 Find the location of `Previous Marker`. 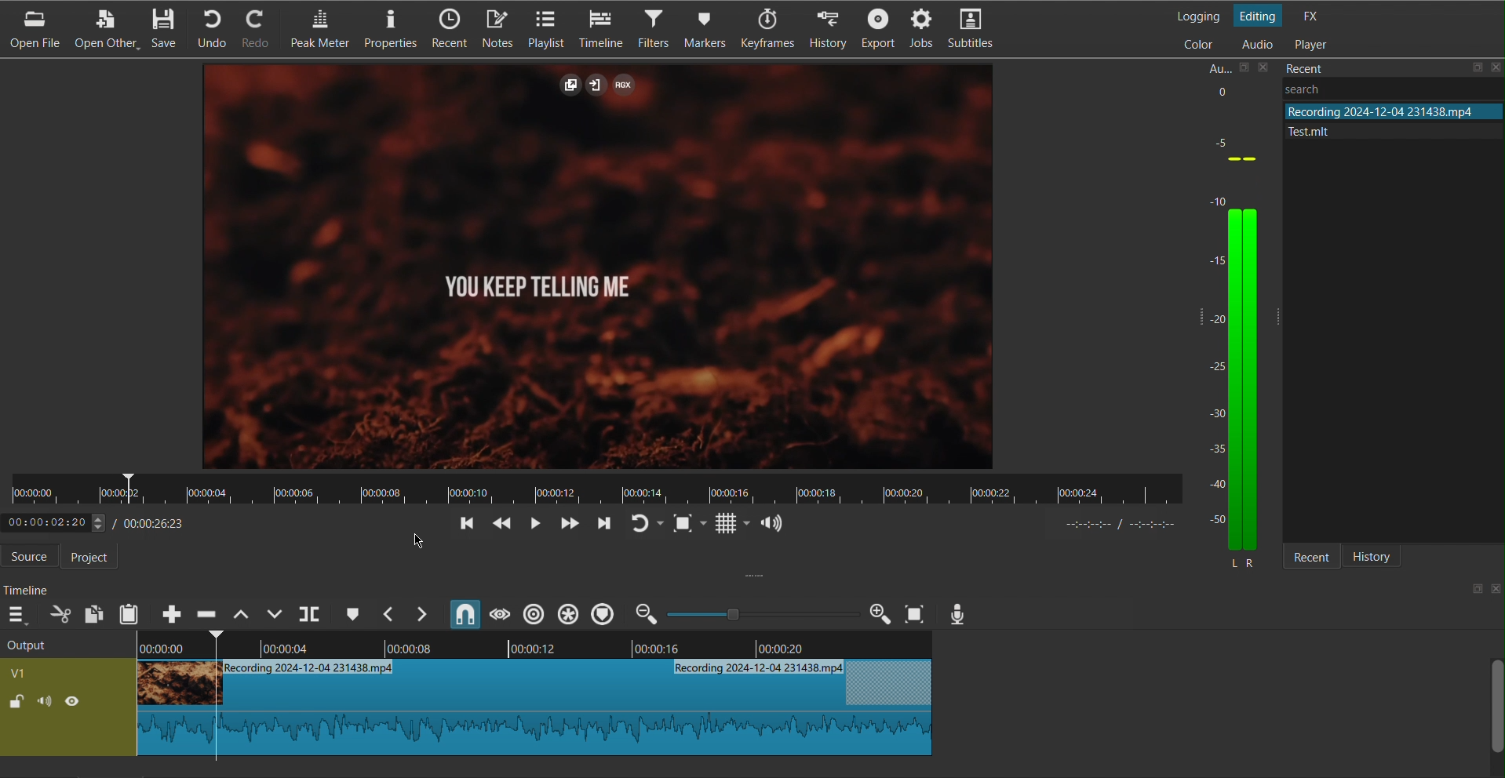

Previous Marker is located at coordinates (389, 613).